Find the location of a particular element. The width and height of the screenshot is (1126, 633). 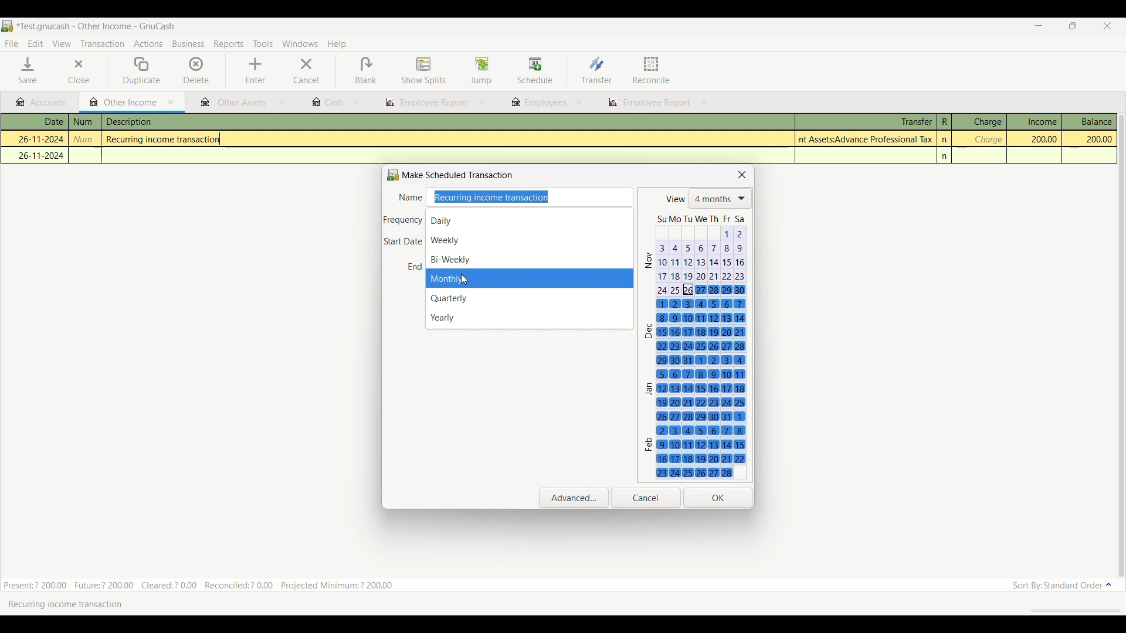

Weekly is located at coordinates (528, 241).